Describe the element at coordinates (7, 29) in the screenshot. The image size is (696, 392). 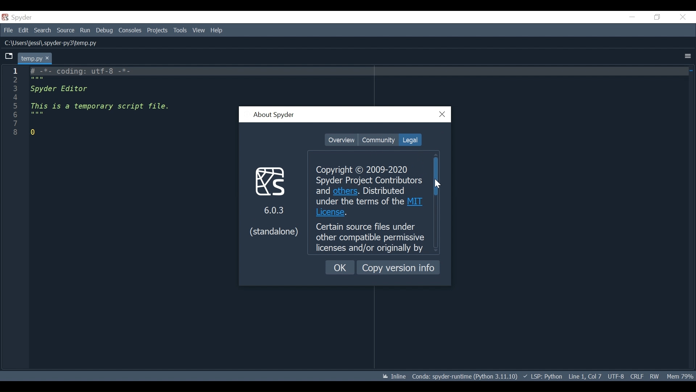
I see `File` at that location.